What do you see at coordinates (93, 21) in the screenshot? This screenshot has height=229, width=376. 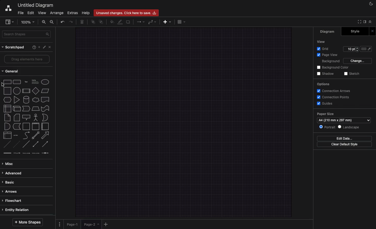 I see `To front ` at bounding box center [93, 21].